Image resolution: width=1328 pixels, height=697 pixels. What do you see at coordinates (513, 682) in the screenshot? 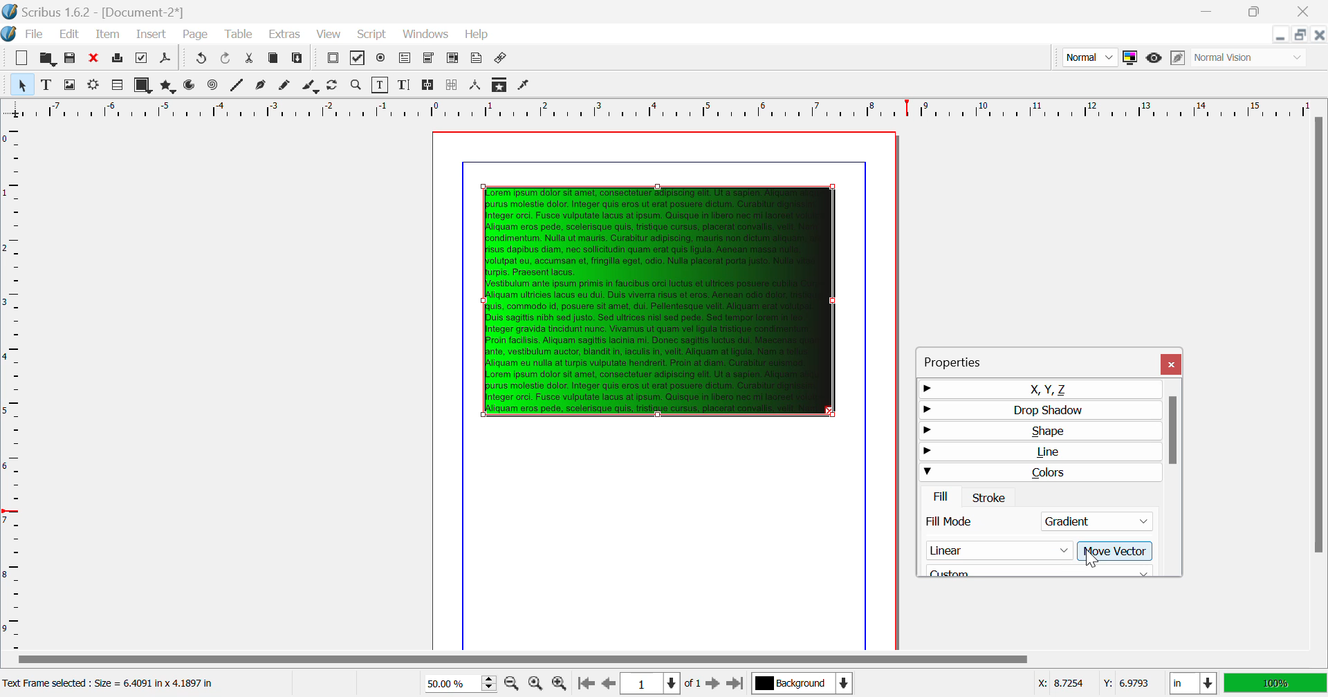
I see `Zoom Out` at bounding box center [513, 682].